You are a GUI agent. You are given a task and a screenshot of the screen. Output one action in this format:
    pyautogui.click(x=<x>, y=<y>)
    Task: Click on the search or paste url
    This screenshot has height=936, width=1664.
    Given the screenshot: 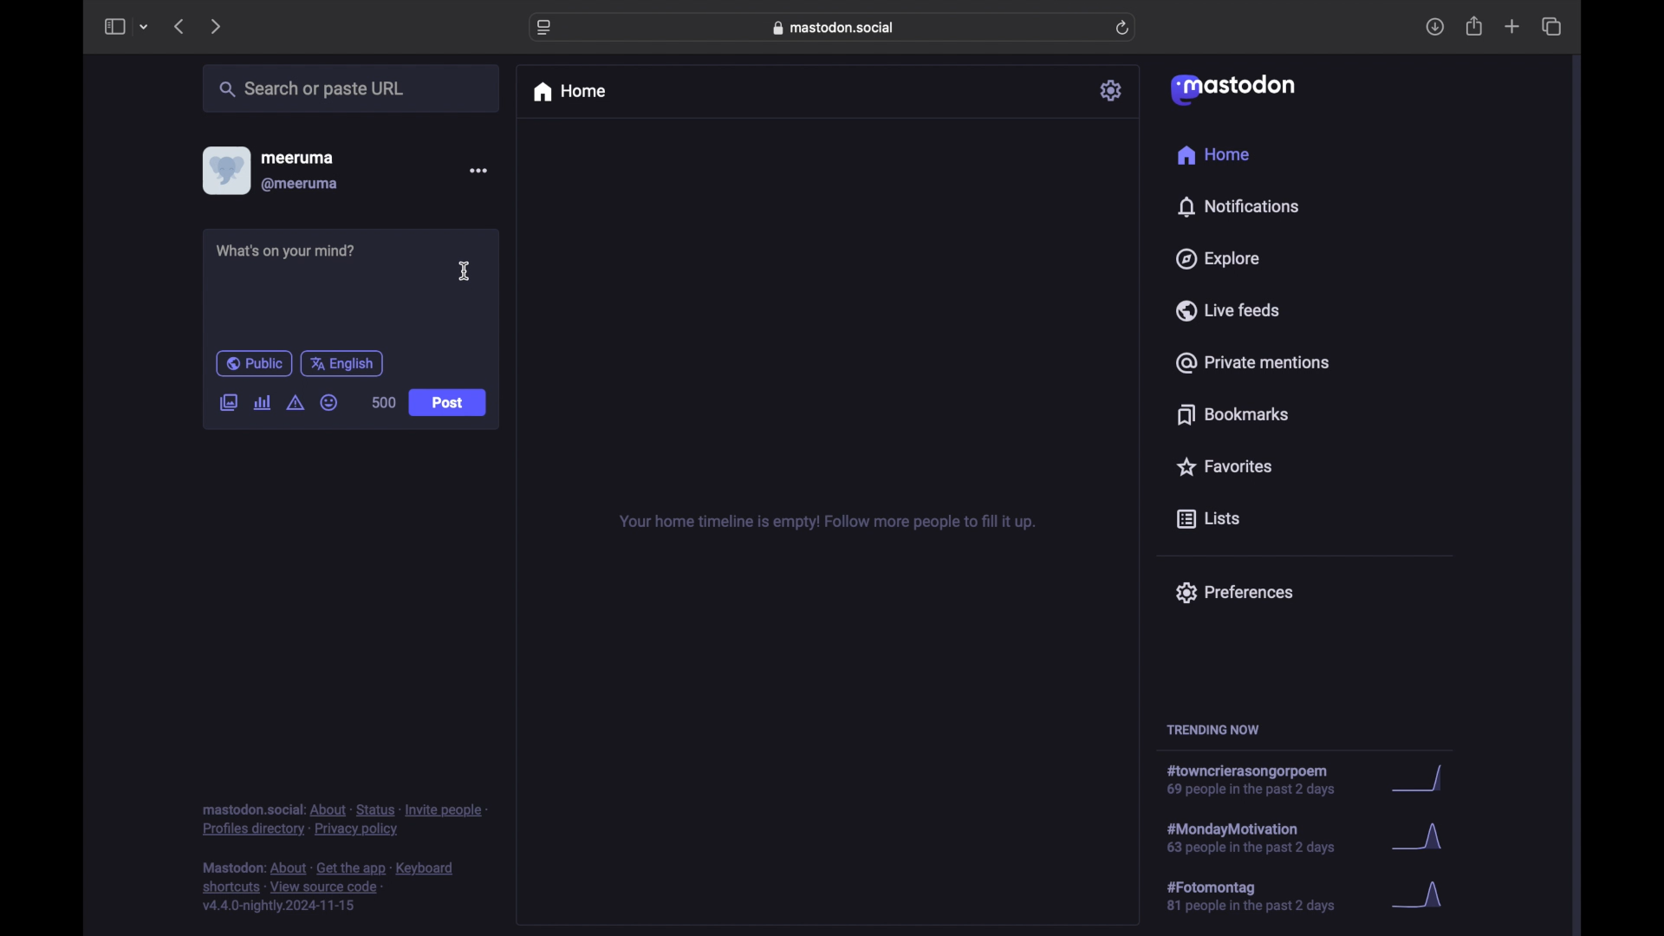 What is the action you would take?
    pyautogui.click(x=311, y=89)
    